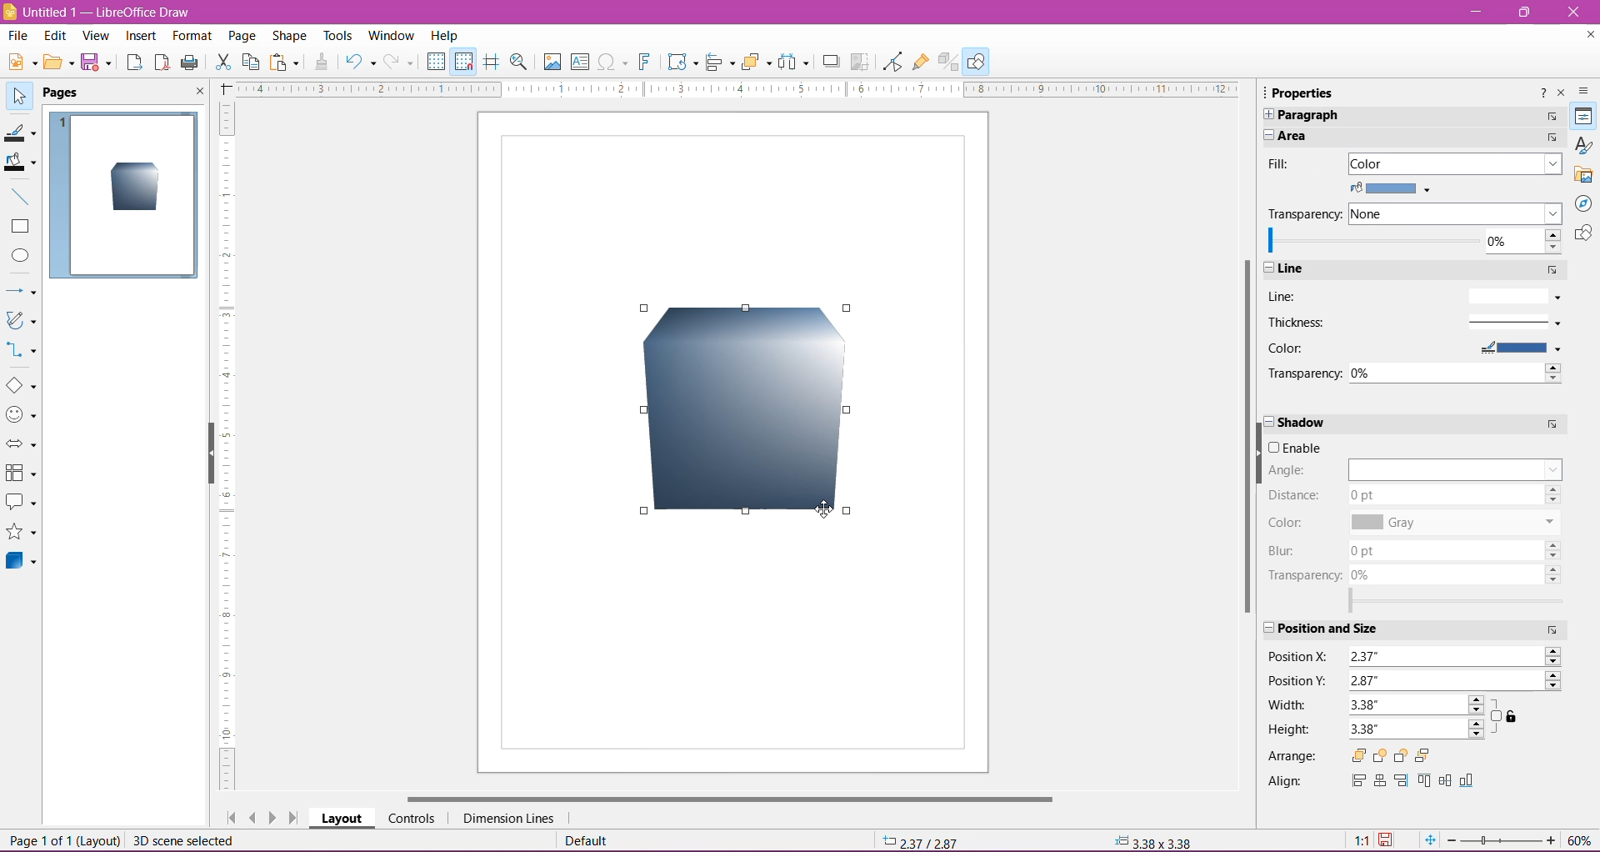 This screenshot has width=1600, height=852. What do you see at coordinates (1283, 296) in the screenshot?
I see `Line` at bounding box center [1283, 296].